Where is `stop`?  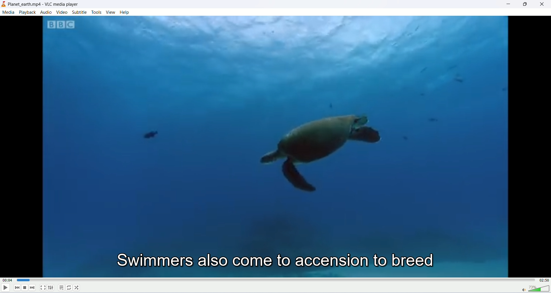
stop is located at coordinates (25, 289).